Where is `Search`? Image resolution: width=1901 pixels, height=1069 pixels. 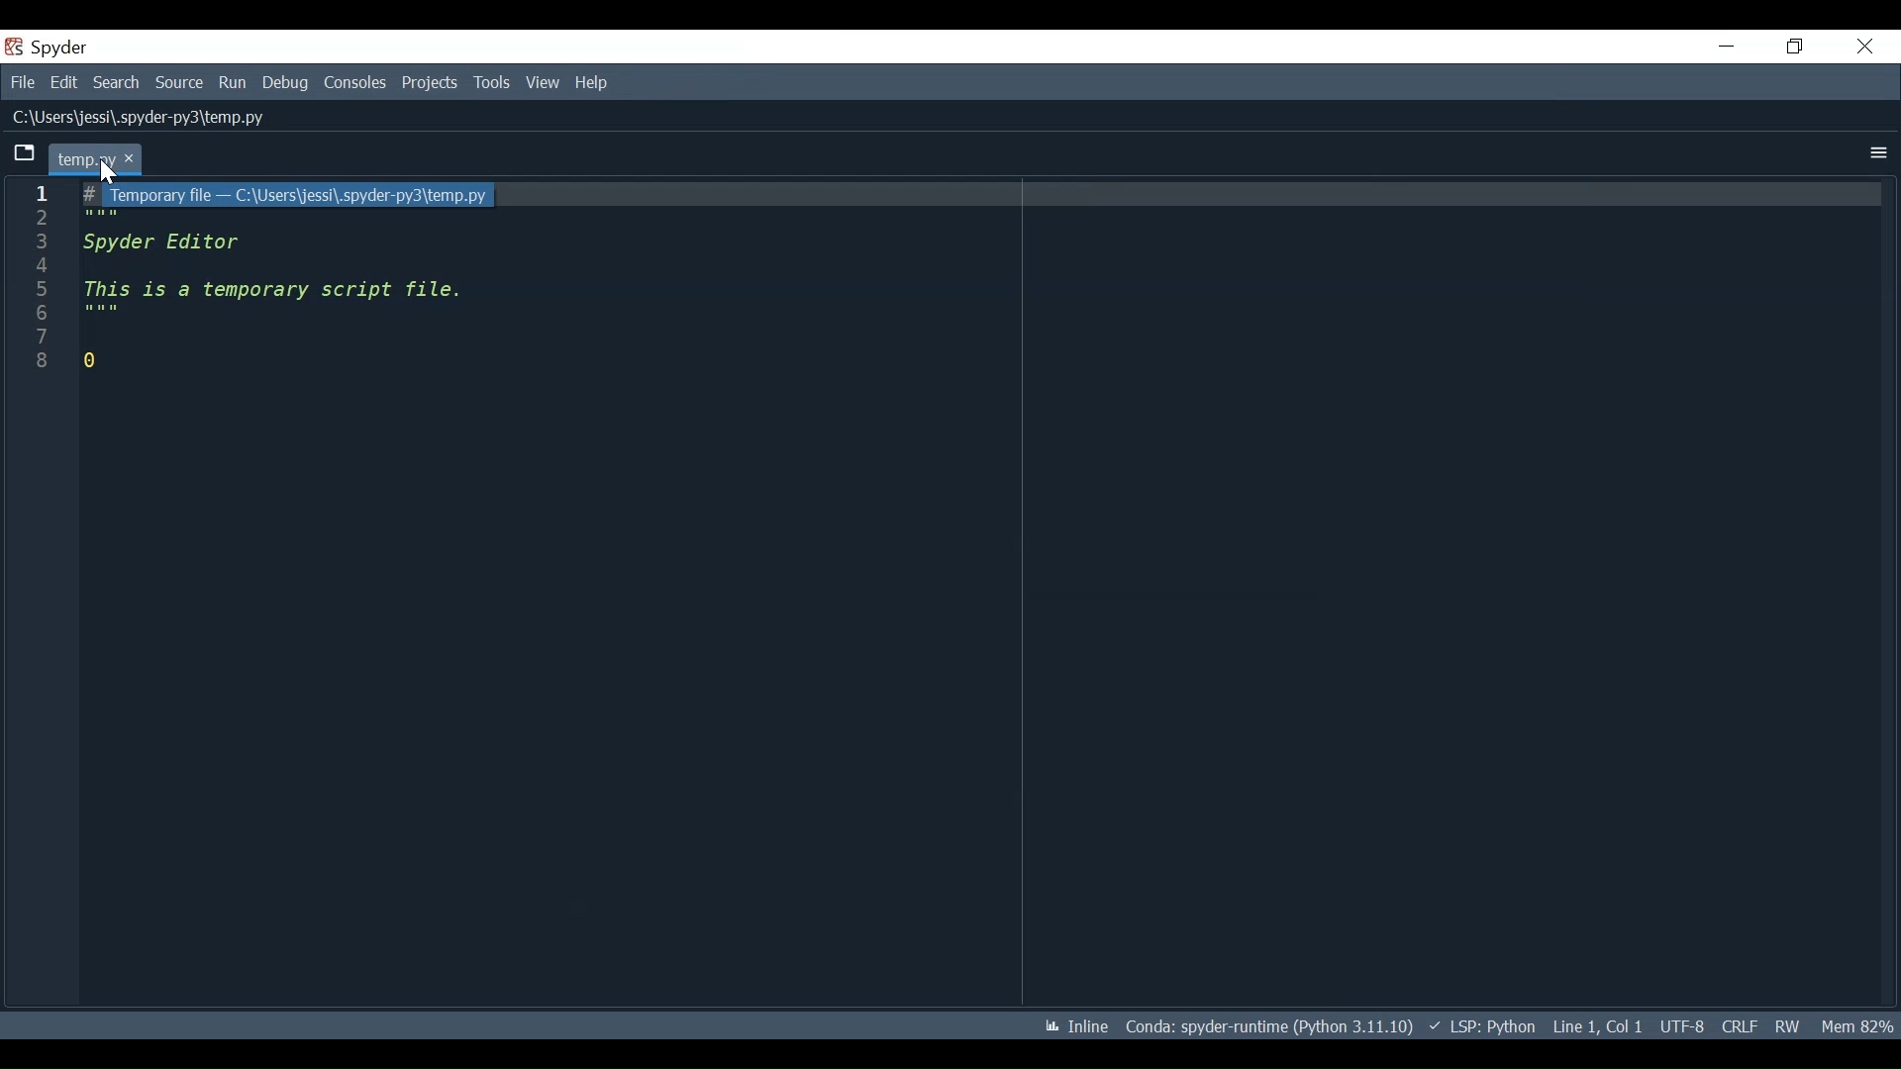
Search is located at coordinates (117, 84).